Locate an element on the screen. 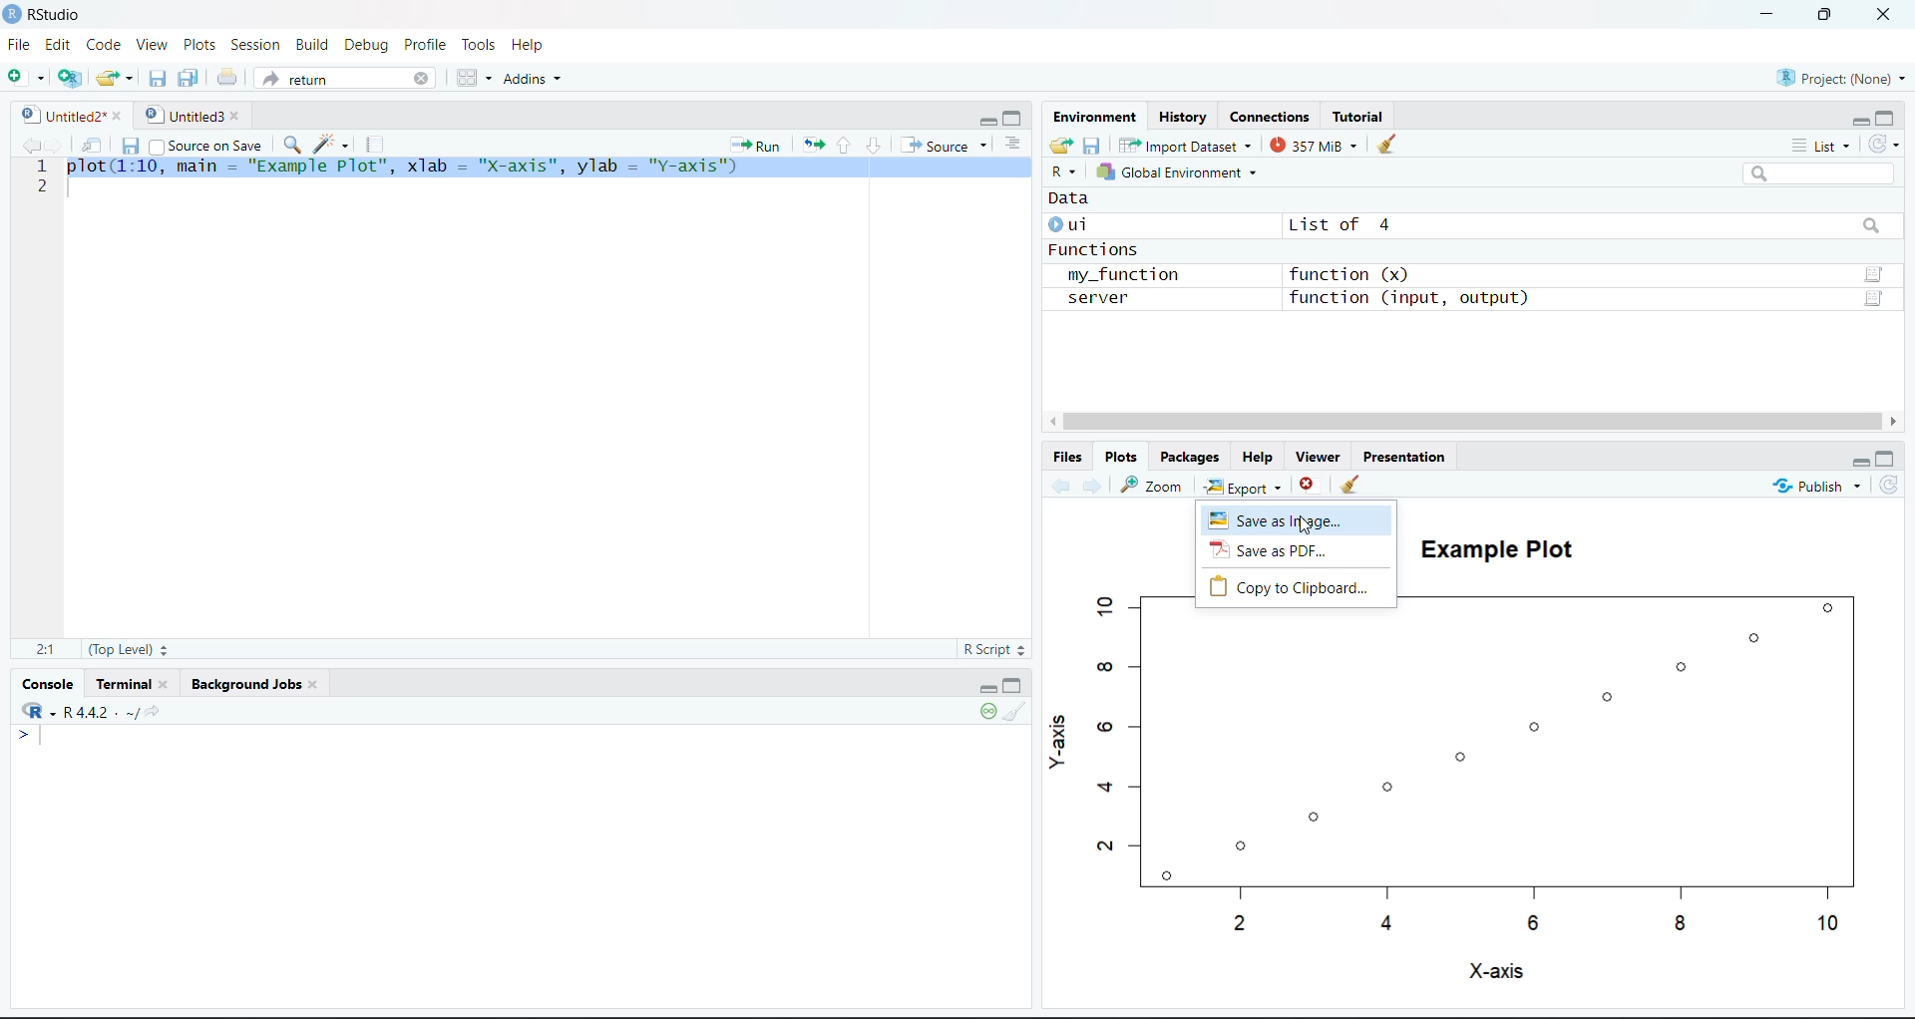 This screenshot has height=1019, width=1915. Show document outline (Ctrl + Shift + O) is located at coordinates (1010, 143).